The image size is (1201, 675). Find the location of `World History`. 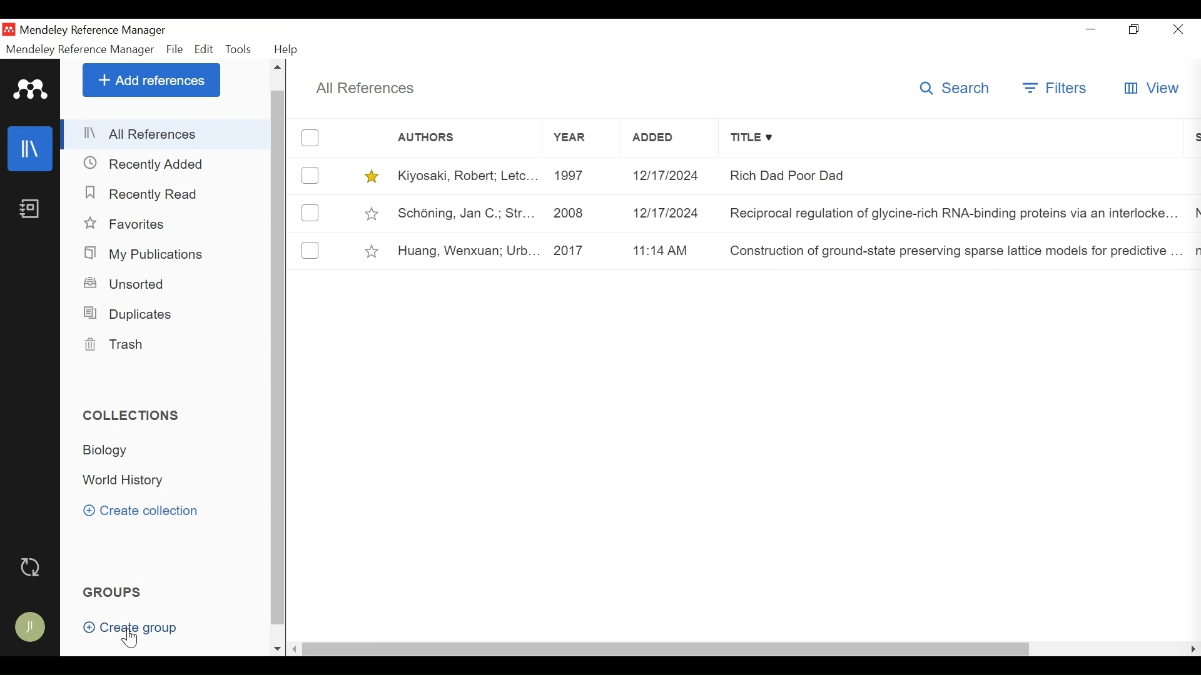

World History is located at coordinates (129, 481).